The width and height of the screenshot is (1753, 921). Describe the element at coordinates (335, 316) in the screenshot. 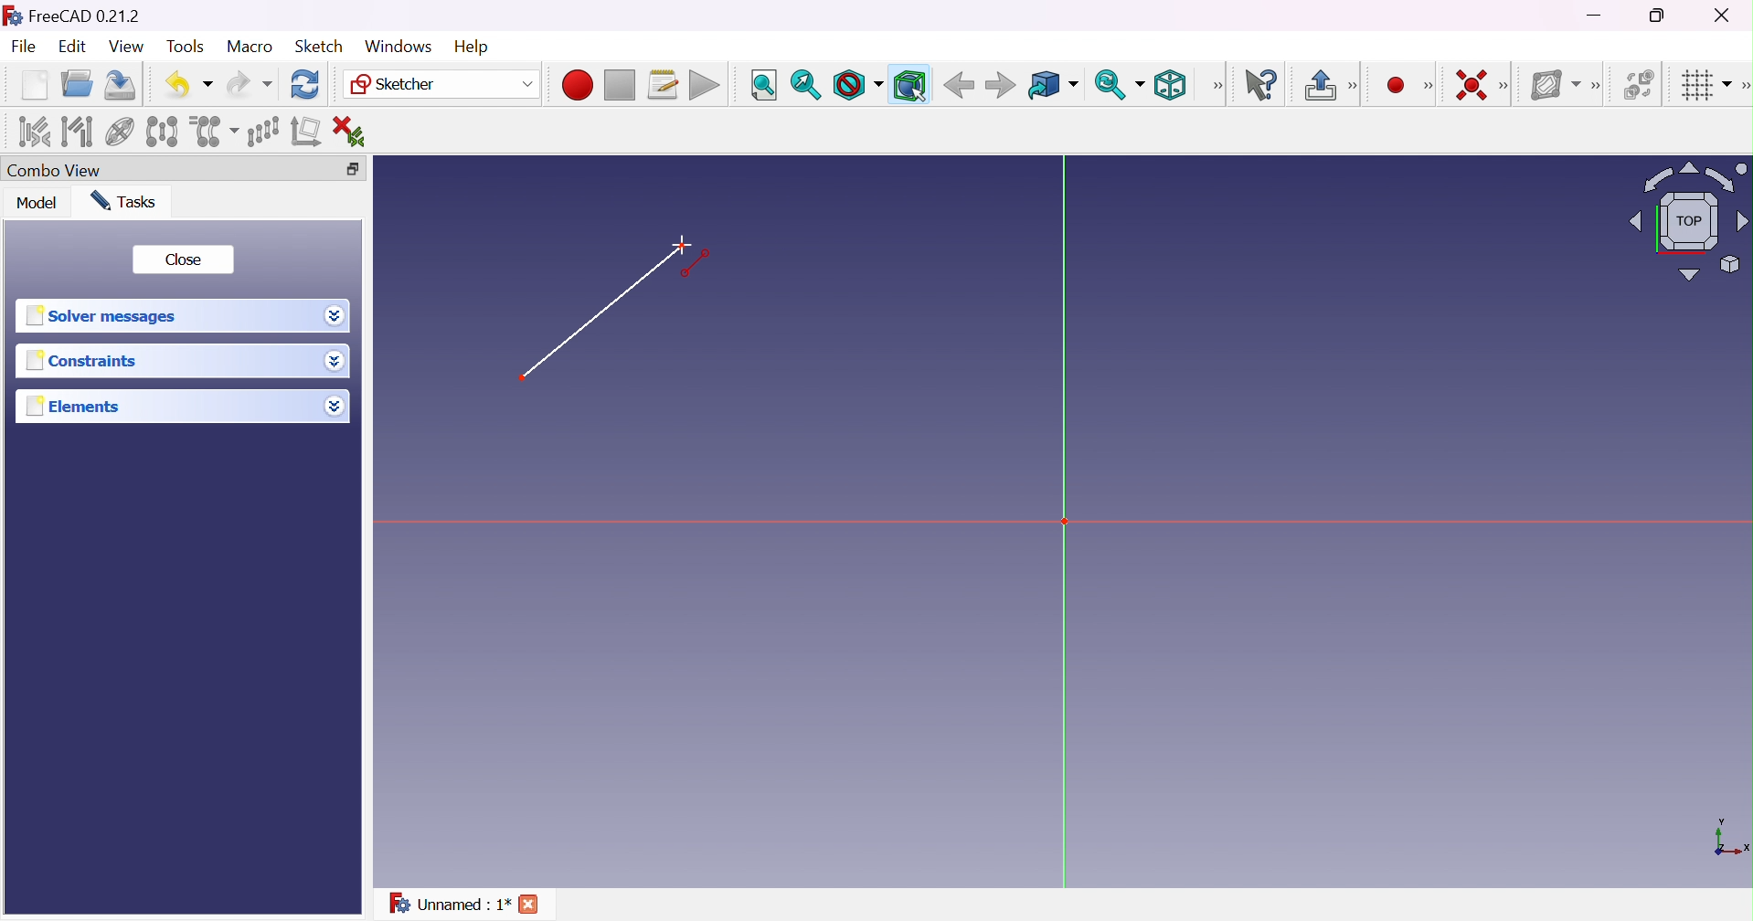

I see `Drop down` at that location.